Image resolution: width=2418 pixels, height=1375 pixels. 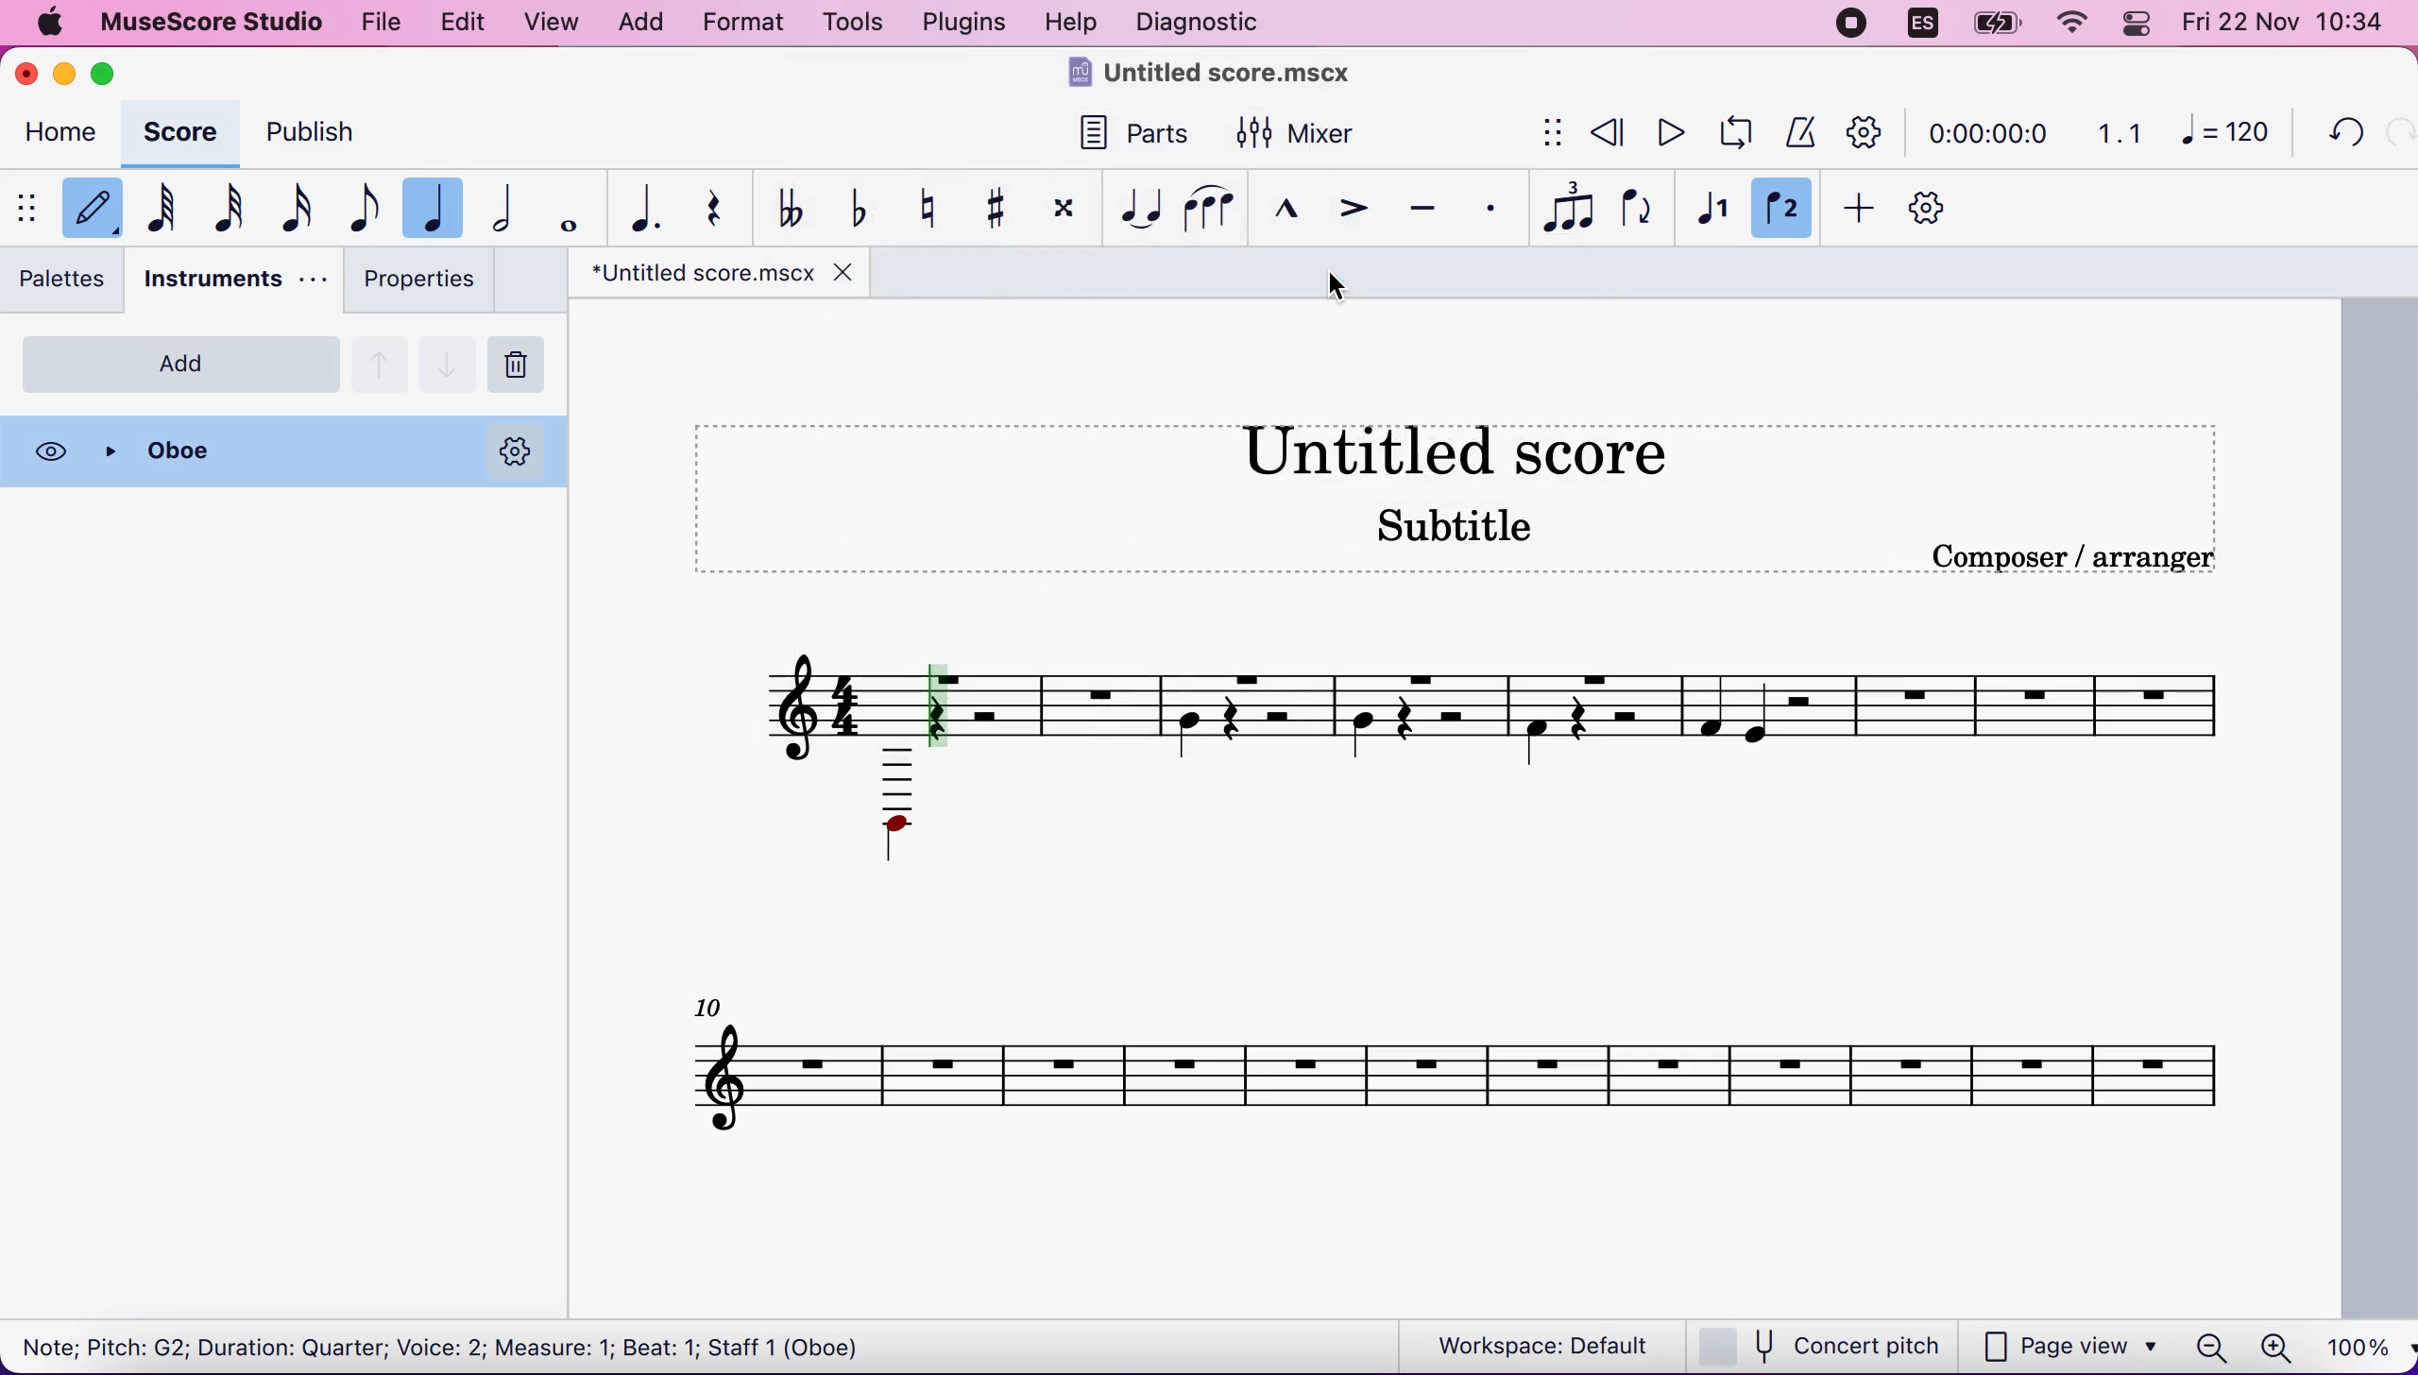 I want to click on tenuto, so click(x=1423, y=205).